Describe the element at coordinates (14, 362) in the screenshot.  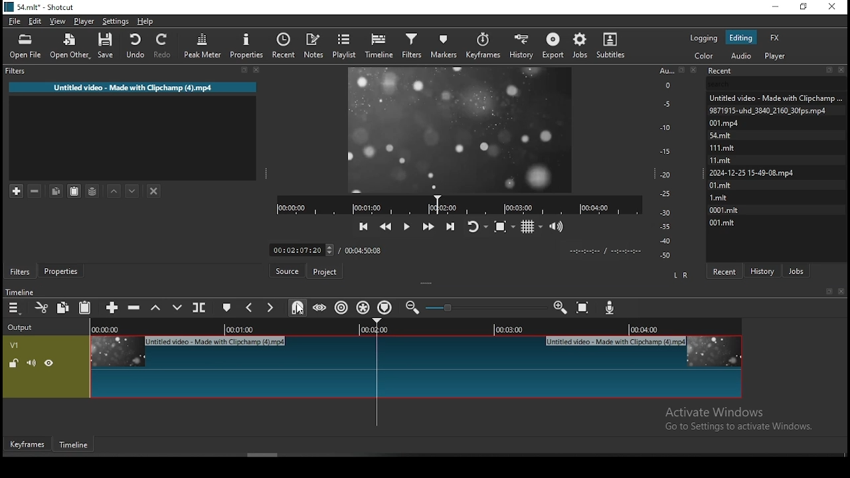
I see `(Un)lock` at that location.